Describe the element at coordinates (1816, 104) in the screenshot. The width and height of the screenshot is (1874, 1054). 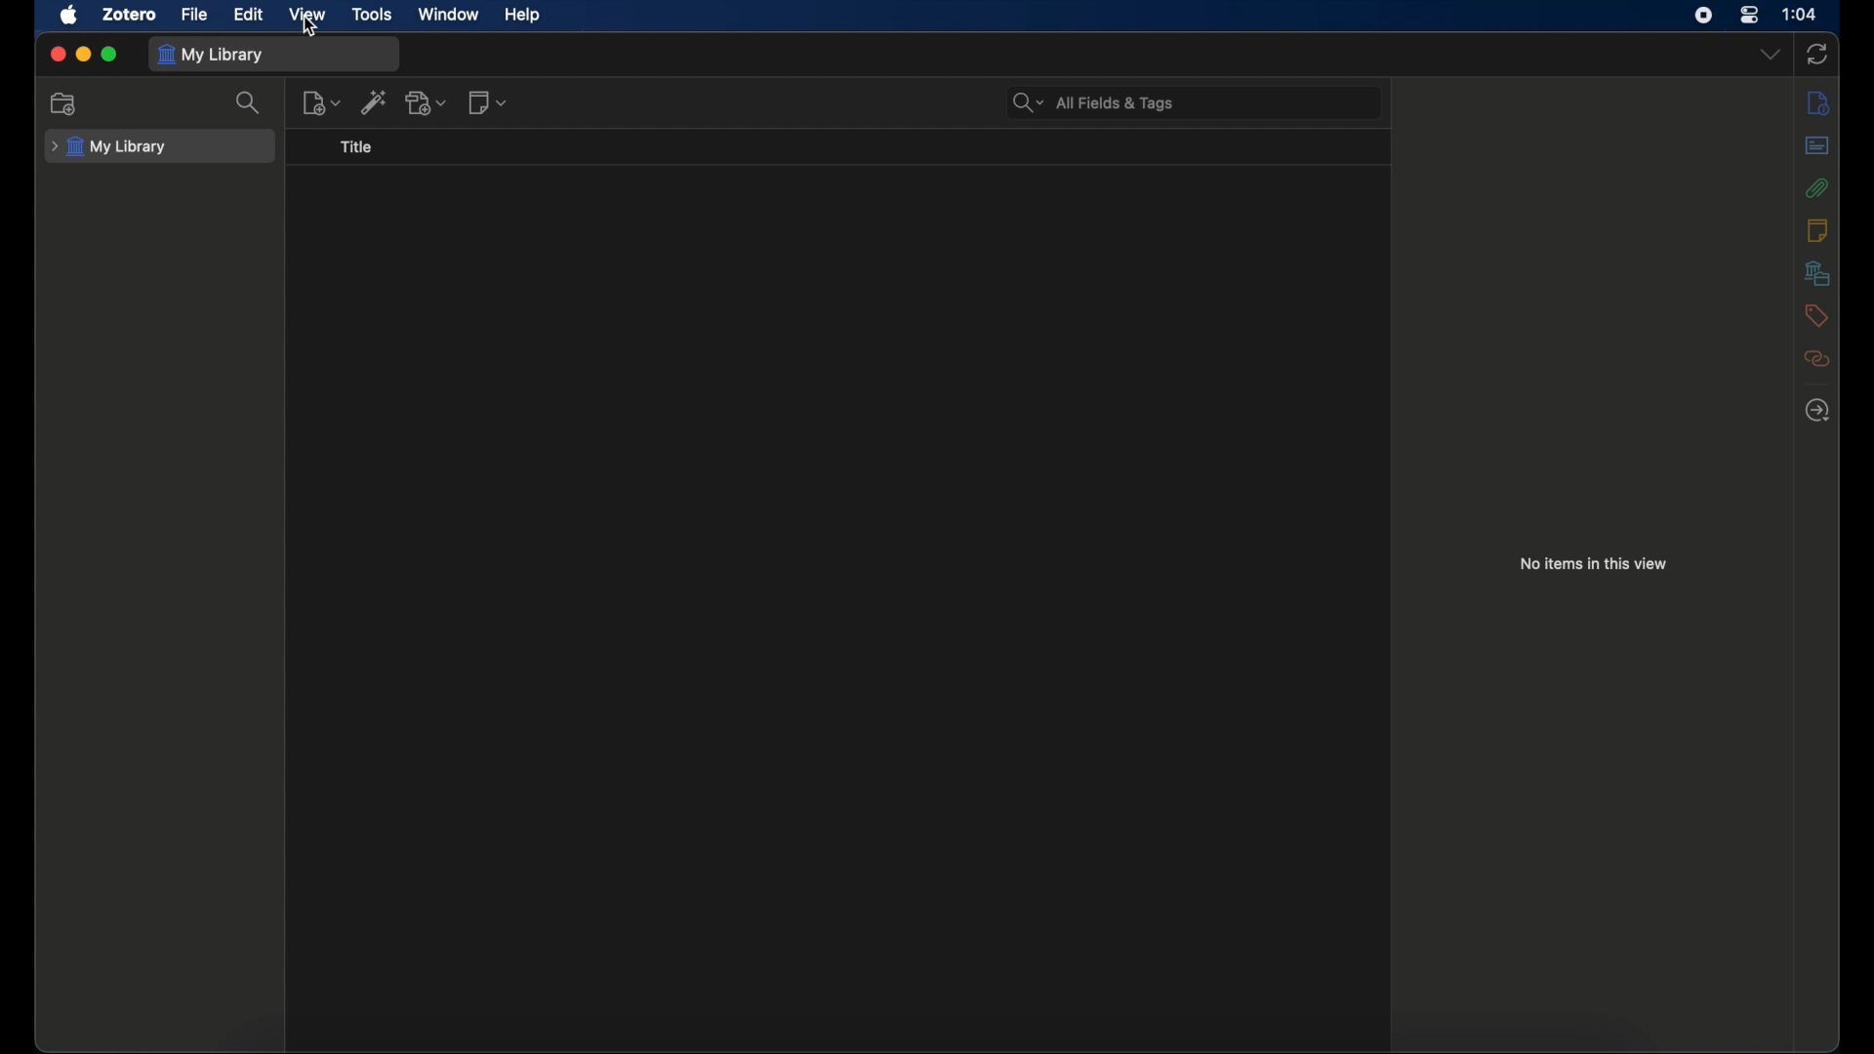
I see `info` at that location.